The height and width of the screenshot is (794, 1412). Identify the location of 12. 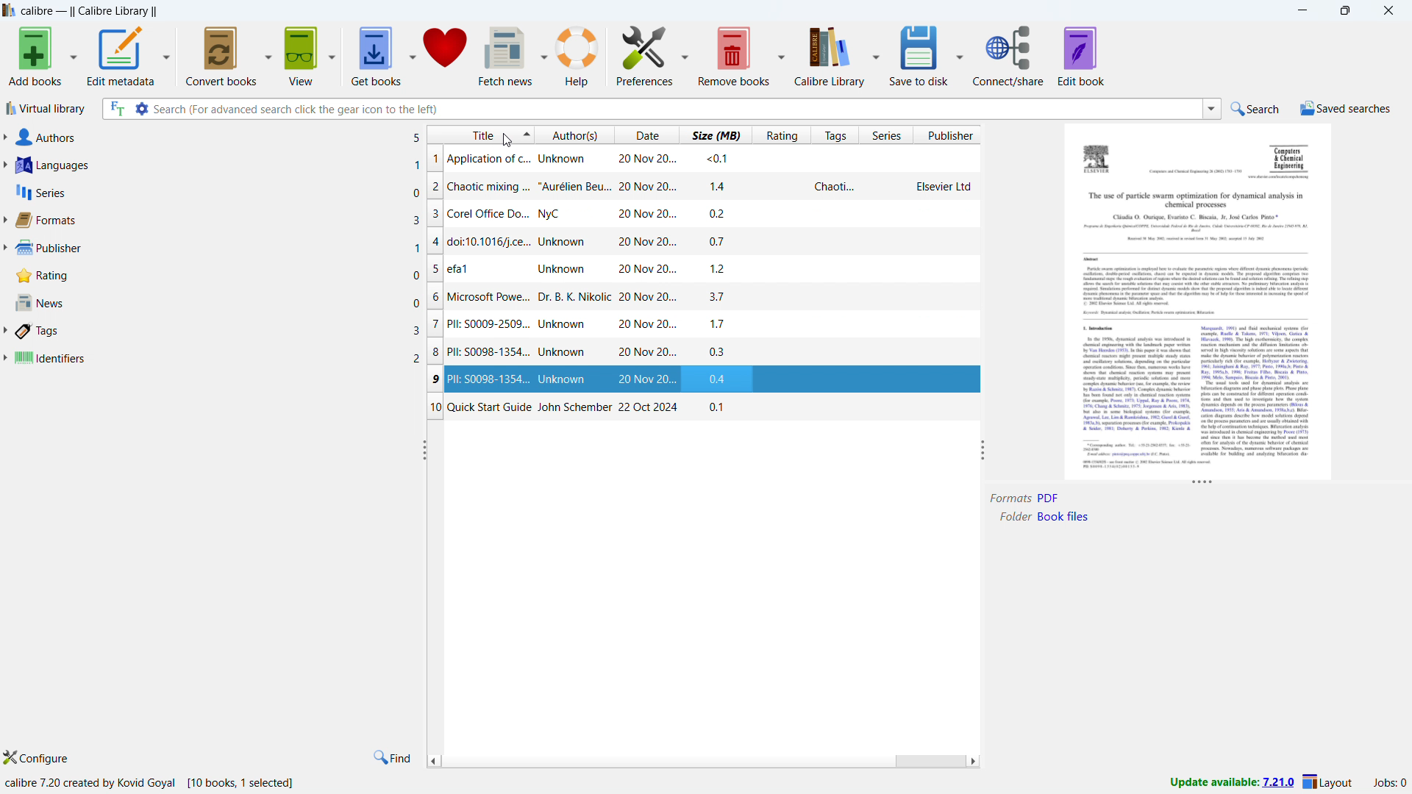
(721, 271).